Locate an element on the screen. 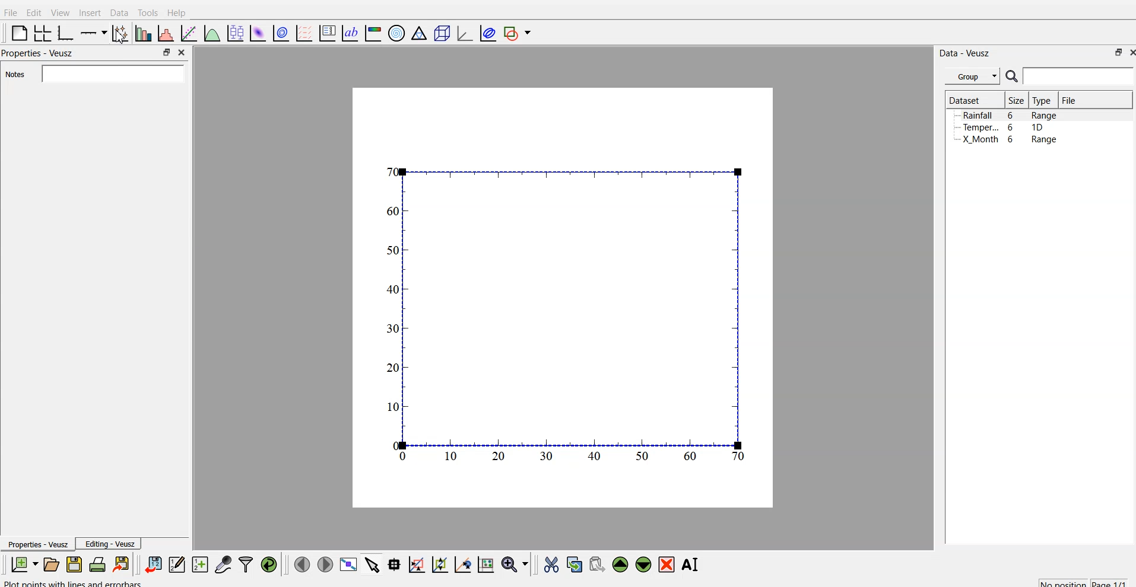 The height and width of the screenshot is (587, 1136). reset graph axes is located at coordinates (488, 563).